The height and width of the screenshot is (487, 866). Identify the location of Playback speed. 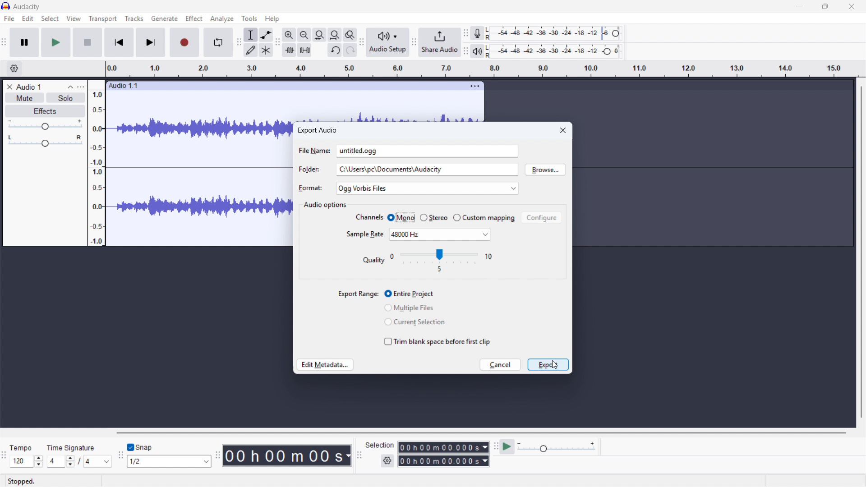
(556, 447).